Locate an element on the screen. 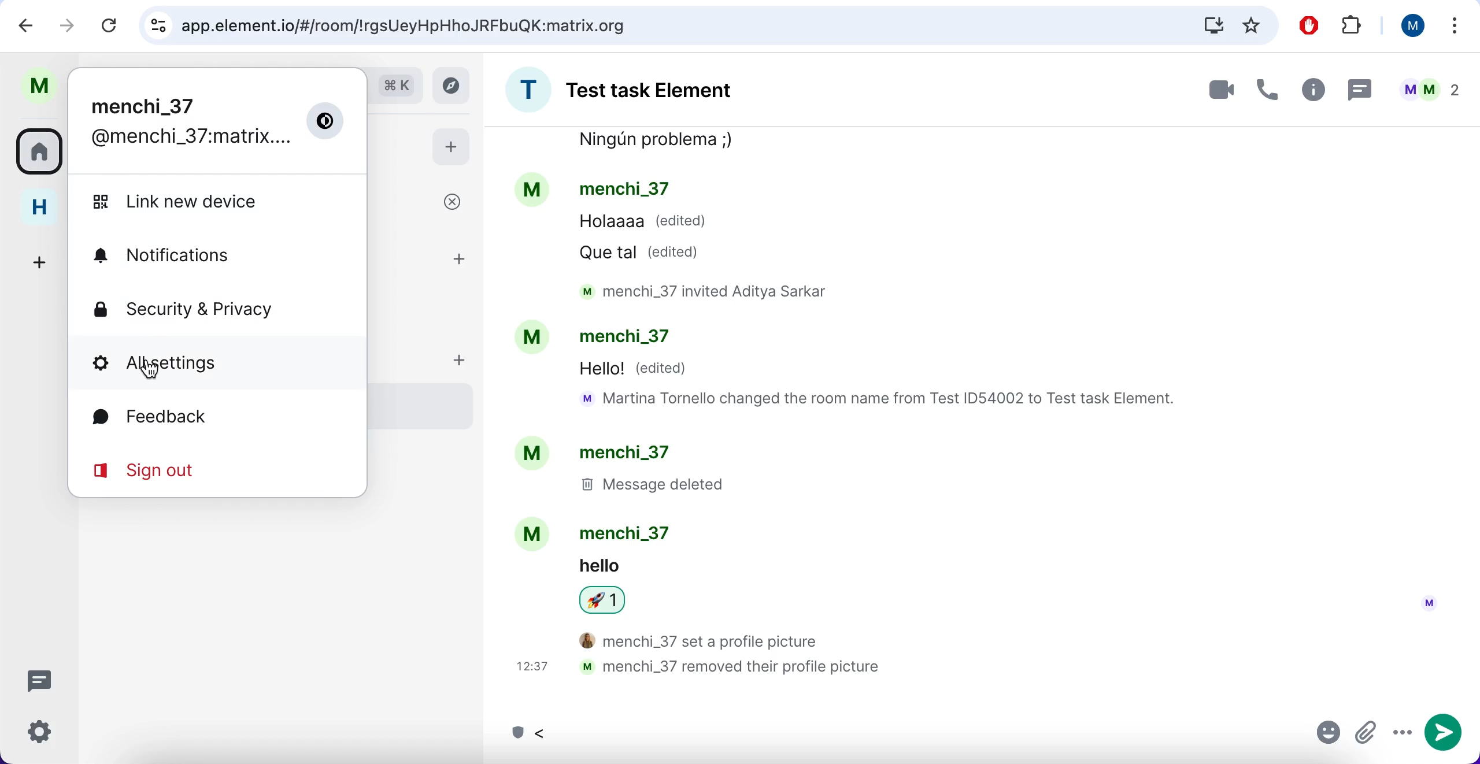  search bar is located at coordinates (705, 25).